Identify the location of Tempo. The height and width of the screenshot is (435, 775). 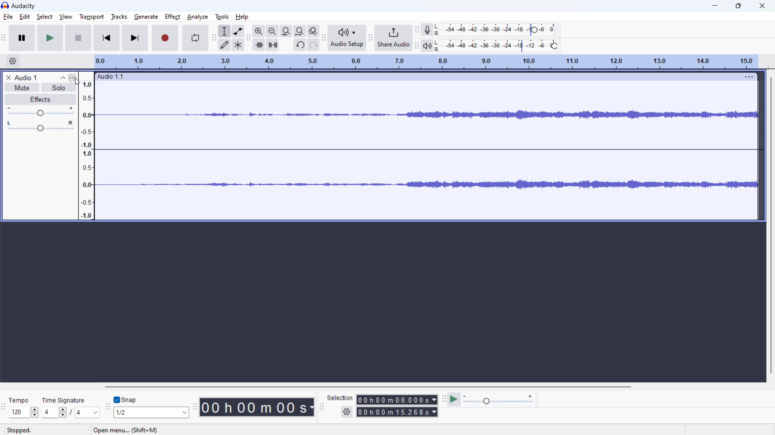
(17, 398).